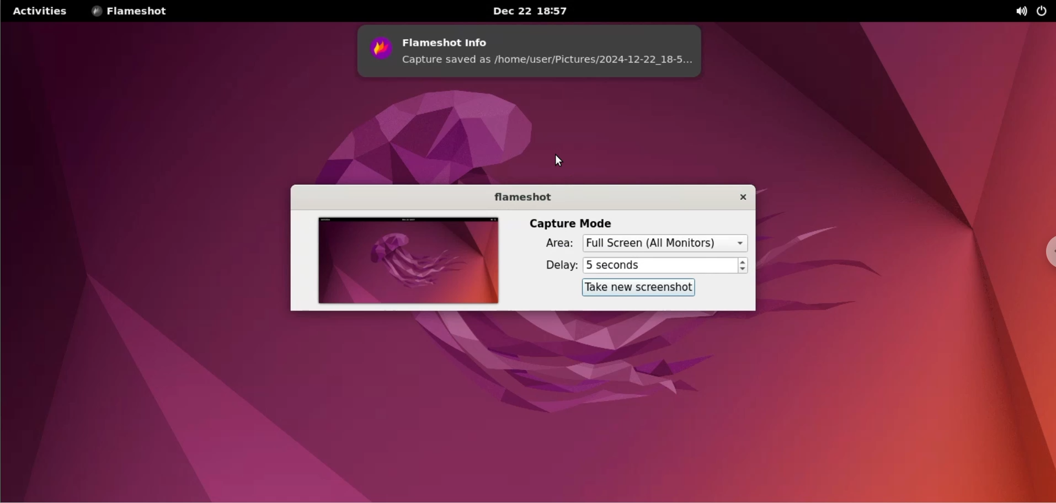  I want to click on capture saved as /home/user/pictures/2024-12-22_18-5..., so click(552, 63).